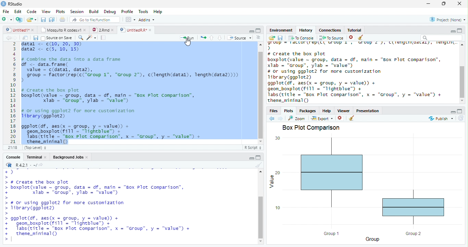 The height and width of the screenshot is (247, 468). Describe the element at coordinates (441, 118) in the screenshot. I see `Publish` at that location.